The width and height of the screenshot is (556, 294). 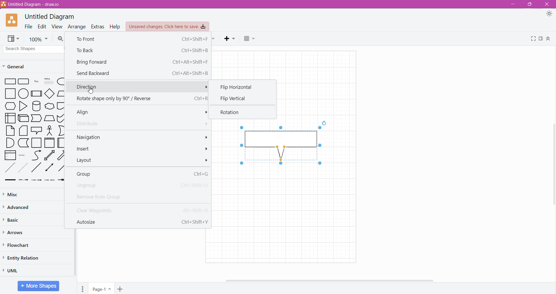 What do you see at coordinates (37, 118) in the screenshot?
I see `Trapezoid ` at bounding box center [37, 118].